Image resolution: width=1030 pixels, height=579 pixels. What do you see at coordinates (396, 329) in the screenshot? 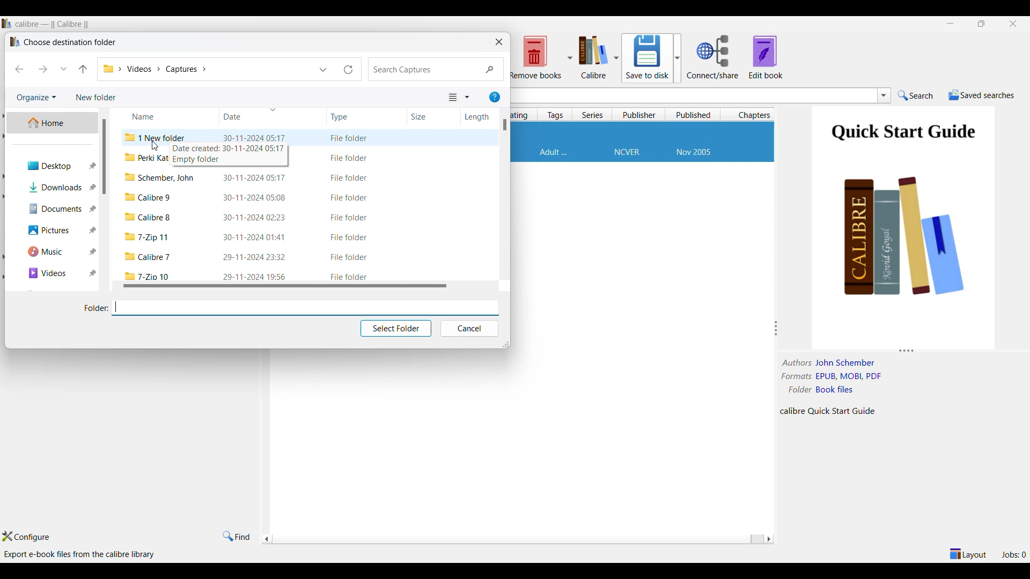
I see `Select folder` at bounding box center [396, 329].